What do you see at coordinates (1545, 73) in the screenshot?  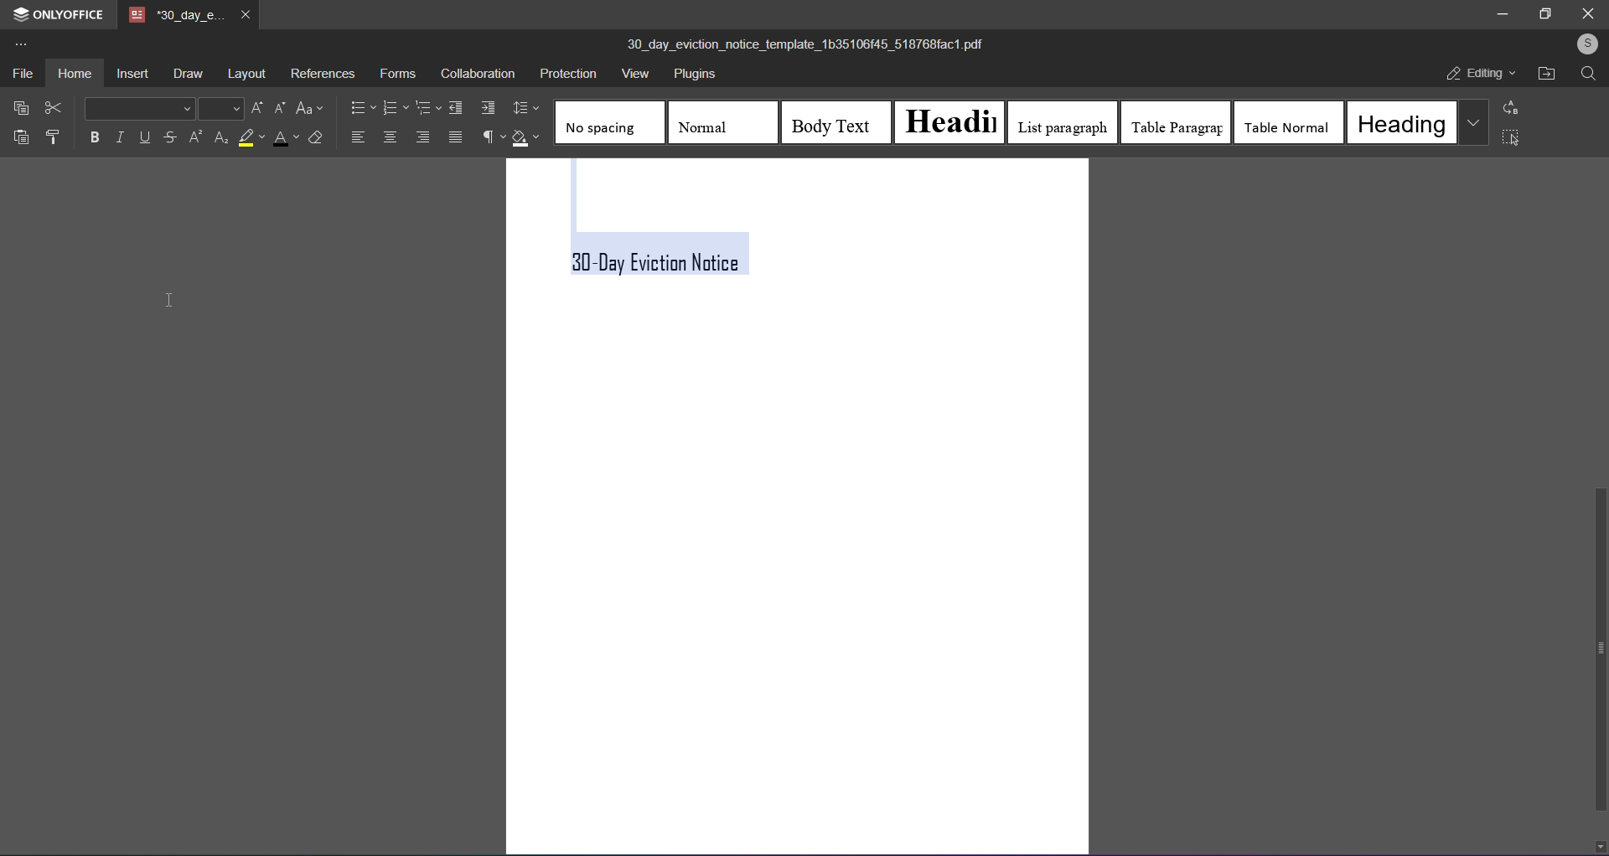 I see `open file location` at bounding box center [1545, 73].